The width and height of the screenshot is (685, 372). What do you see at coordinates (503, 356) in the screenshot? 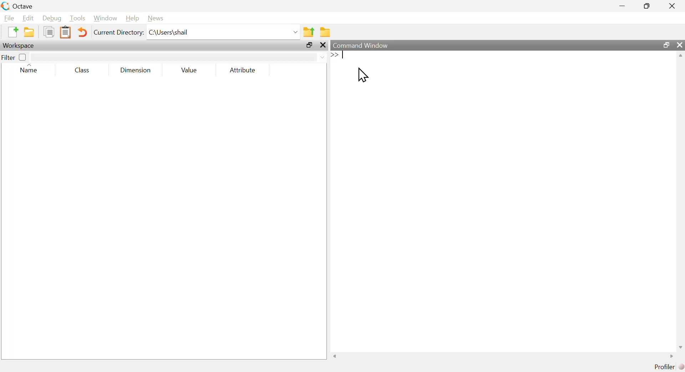
I see `horizontal scroll bar` at bounding box center [503, 356].